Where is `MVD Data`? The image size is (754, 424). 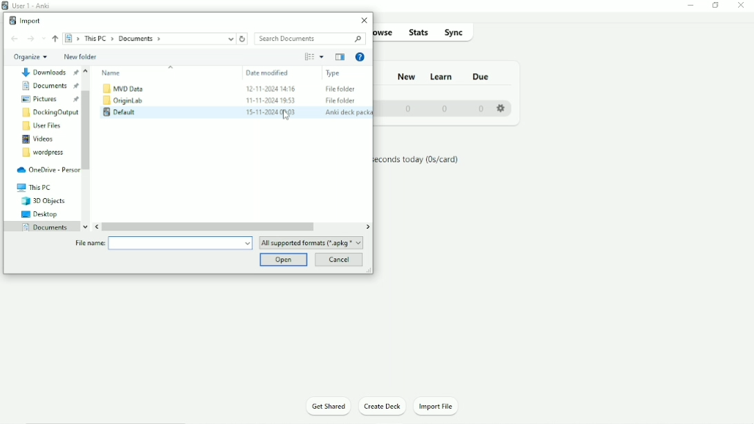 MVD Data is located at coordinates (123, 88).